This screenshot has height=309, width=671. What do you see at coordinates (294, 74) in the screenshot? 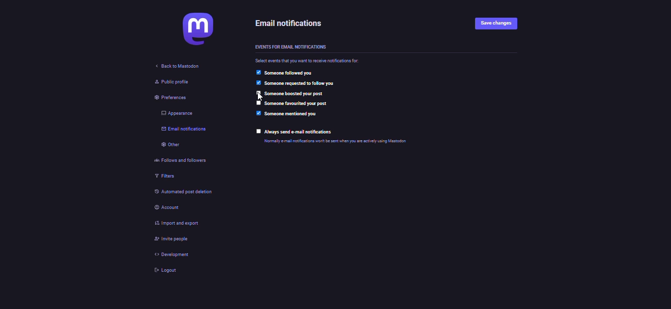
I see `someone followed you` at bounding box center [294, 74].